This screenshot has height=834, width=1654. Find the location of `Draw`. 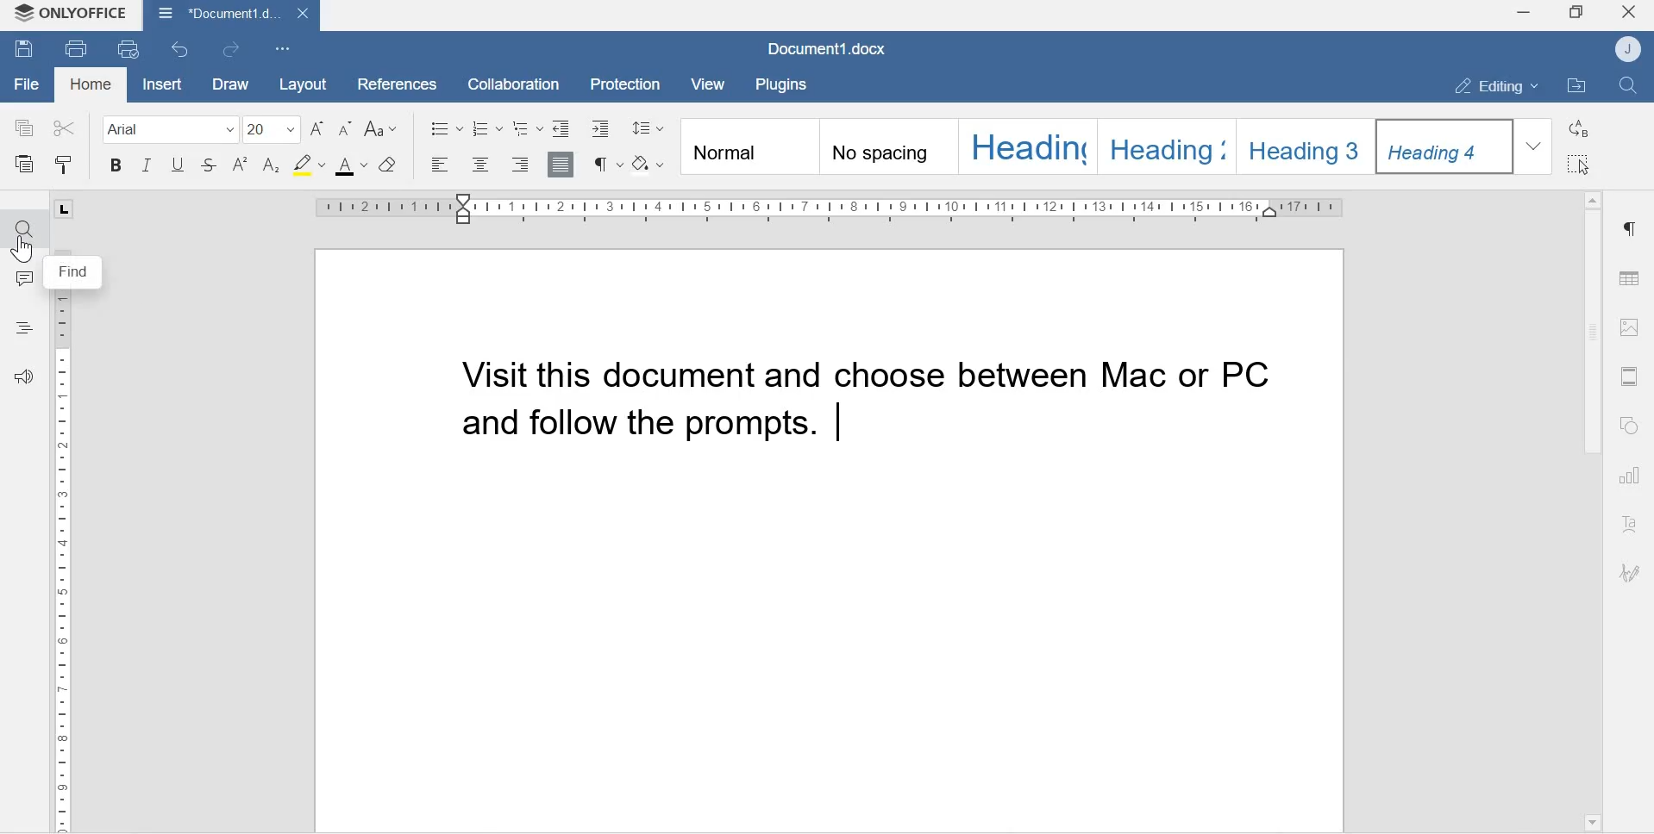

Draw is located at coordinates (228, 84).